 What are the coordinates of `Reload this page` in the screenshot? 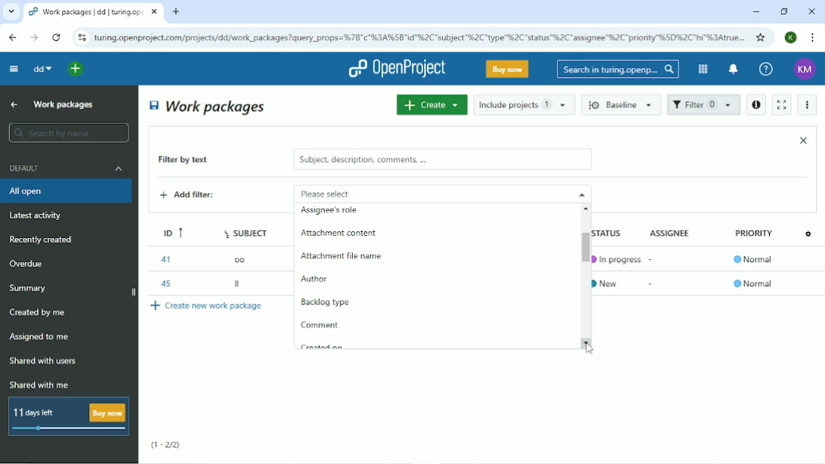 It's located at (56, 37).